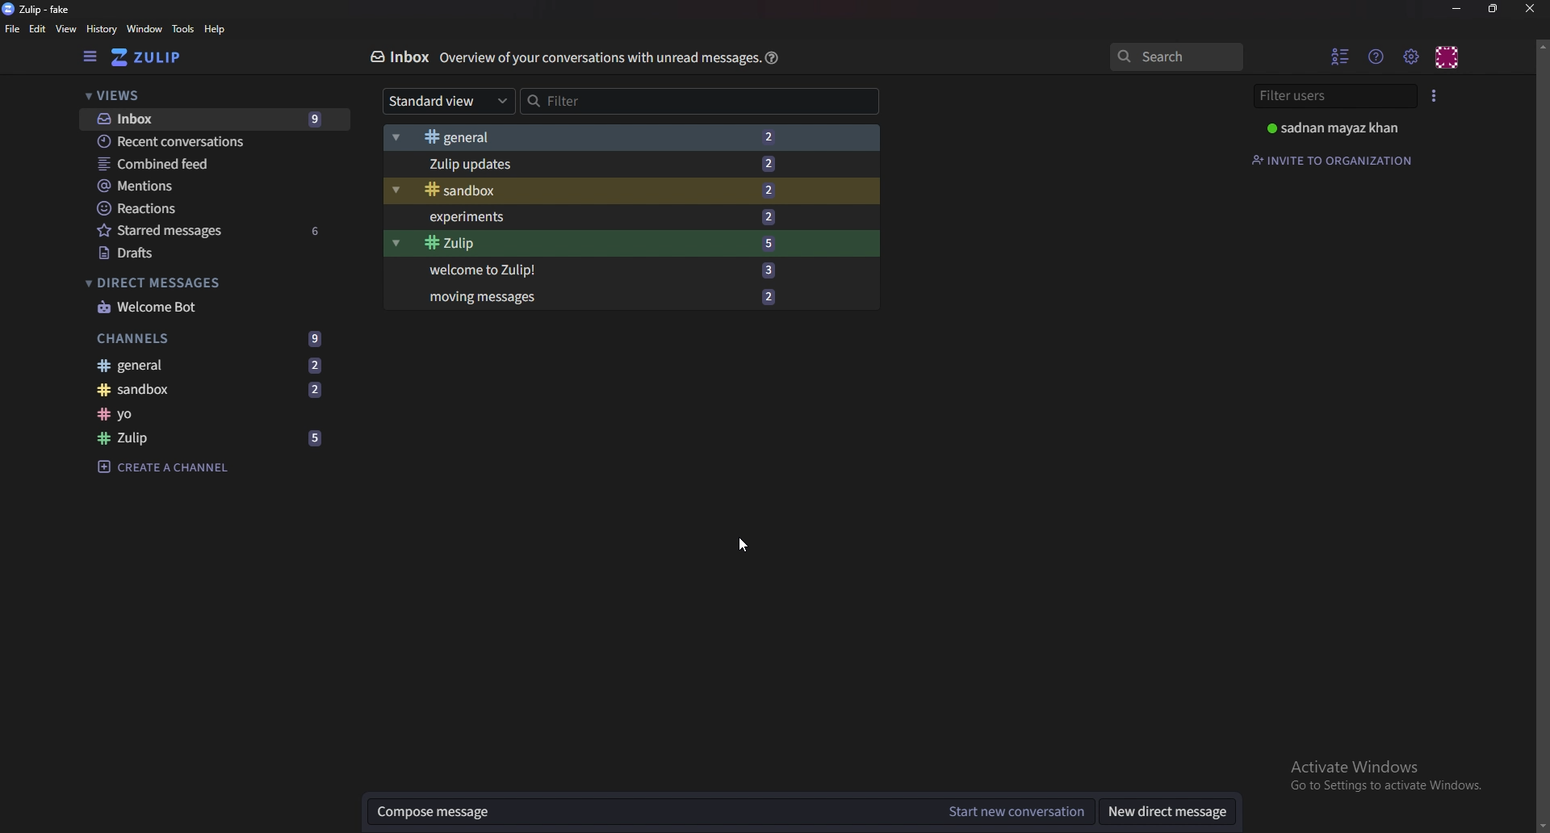 The image size is (1550, 833). I want to click on window, so click(145, 28).